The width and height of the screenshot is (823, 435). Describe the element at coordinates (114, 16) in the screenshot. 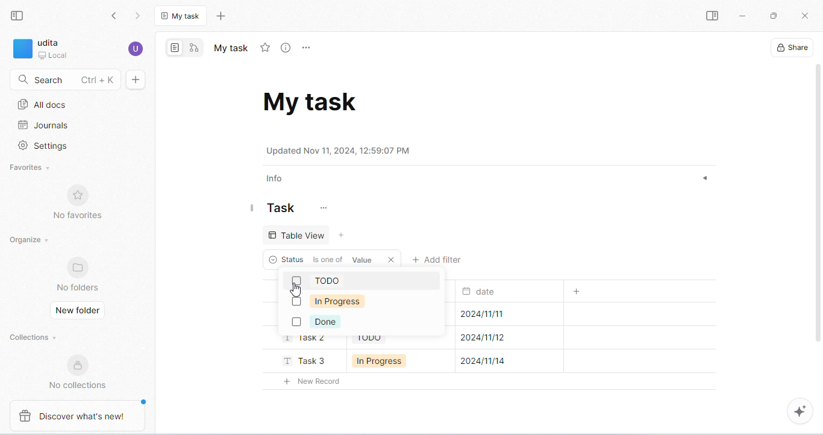

I see `go back` at that location.